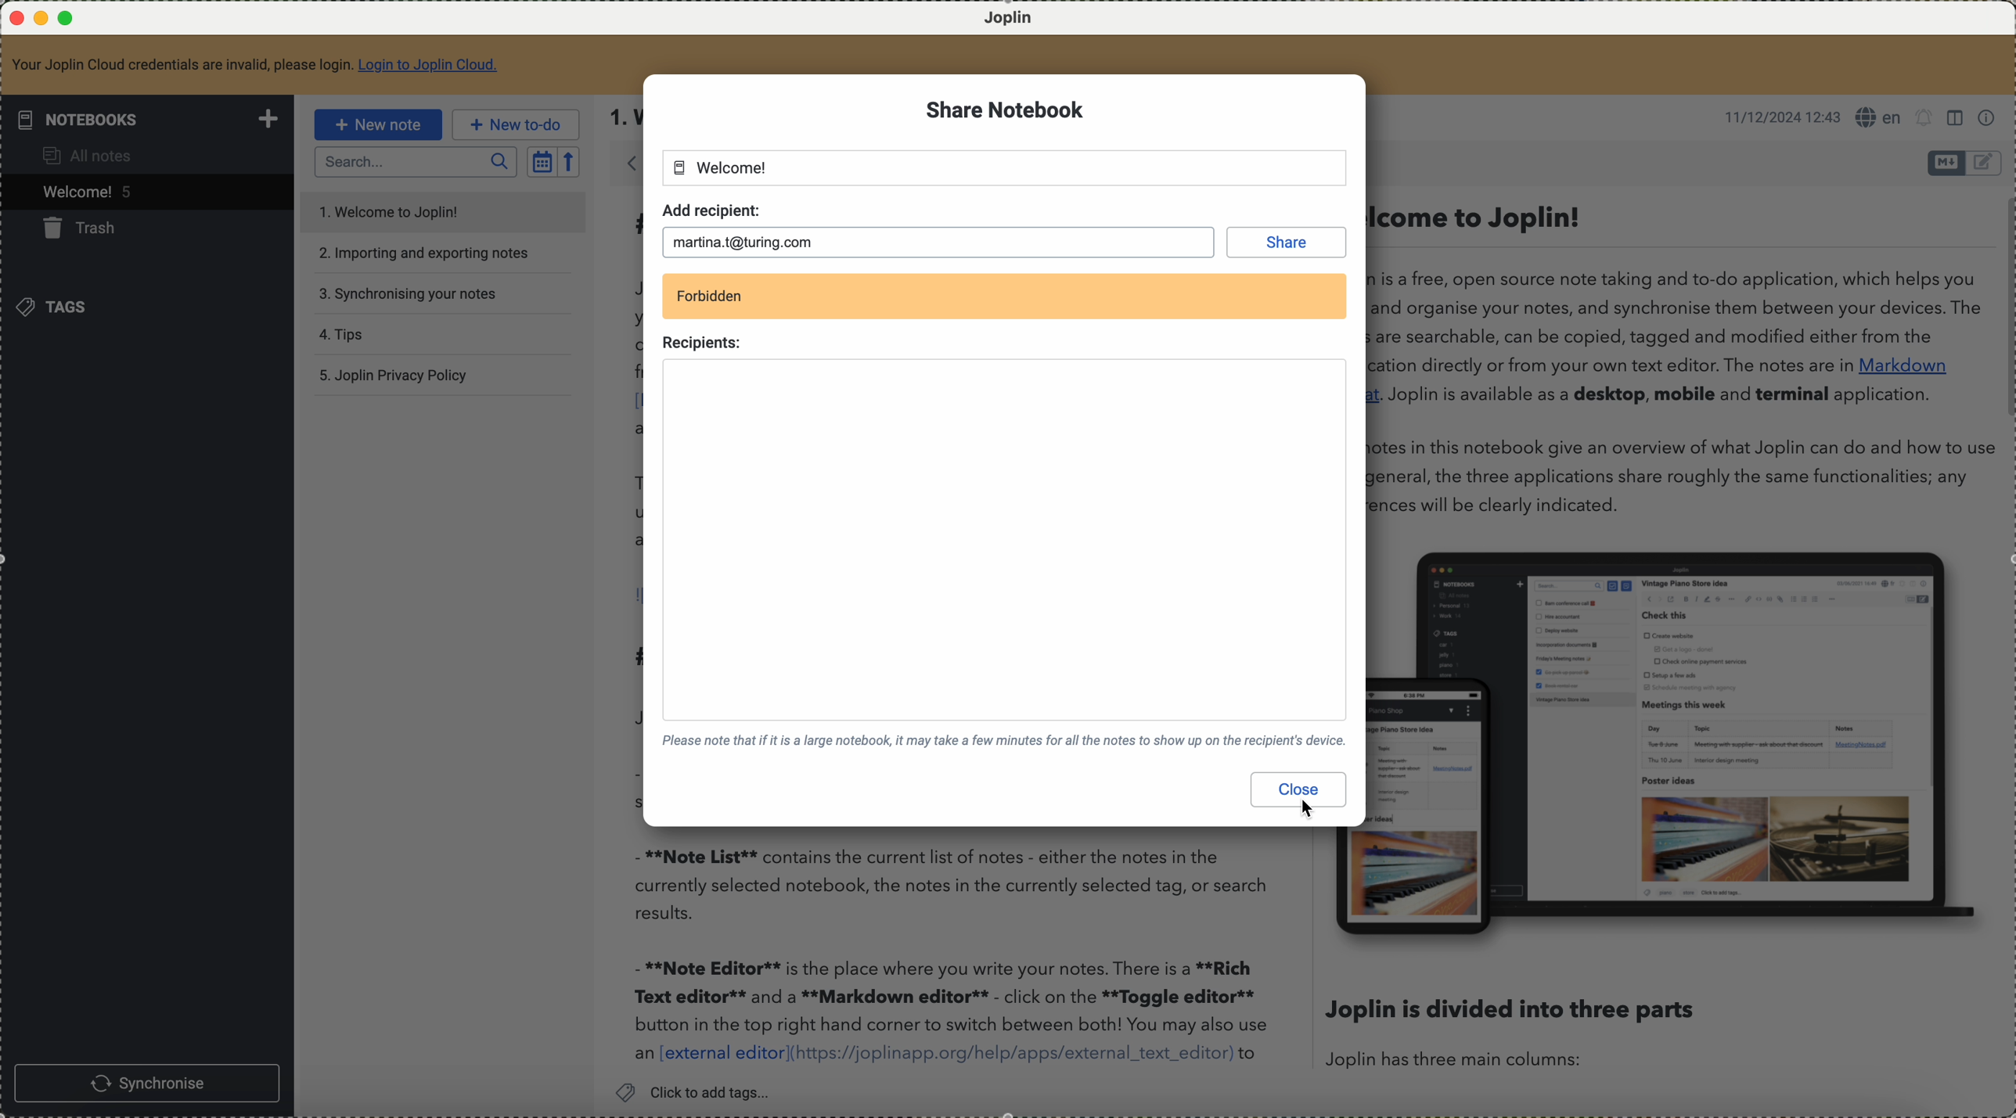  What do you see at coordinates (1010, 20) in the screenshot?
I see `Joplin` at bounding box center [1010, 20].